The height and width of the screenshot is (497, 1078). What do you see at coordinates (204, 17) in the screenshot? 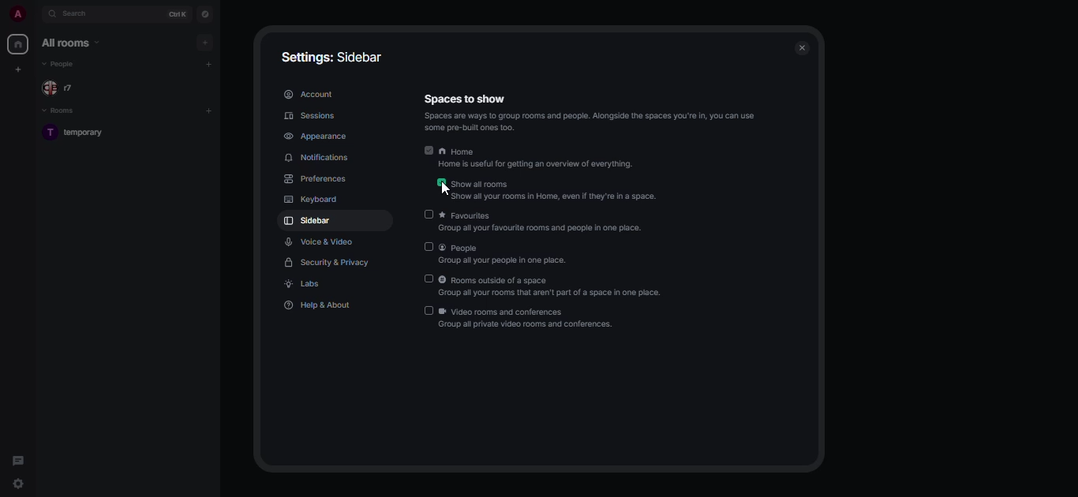
I see `navigator` at bounding box center [204, 17].